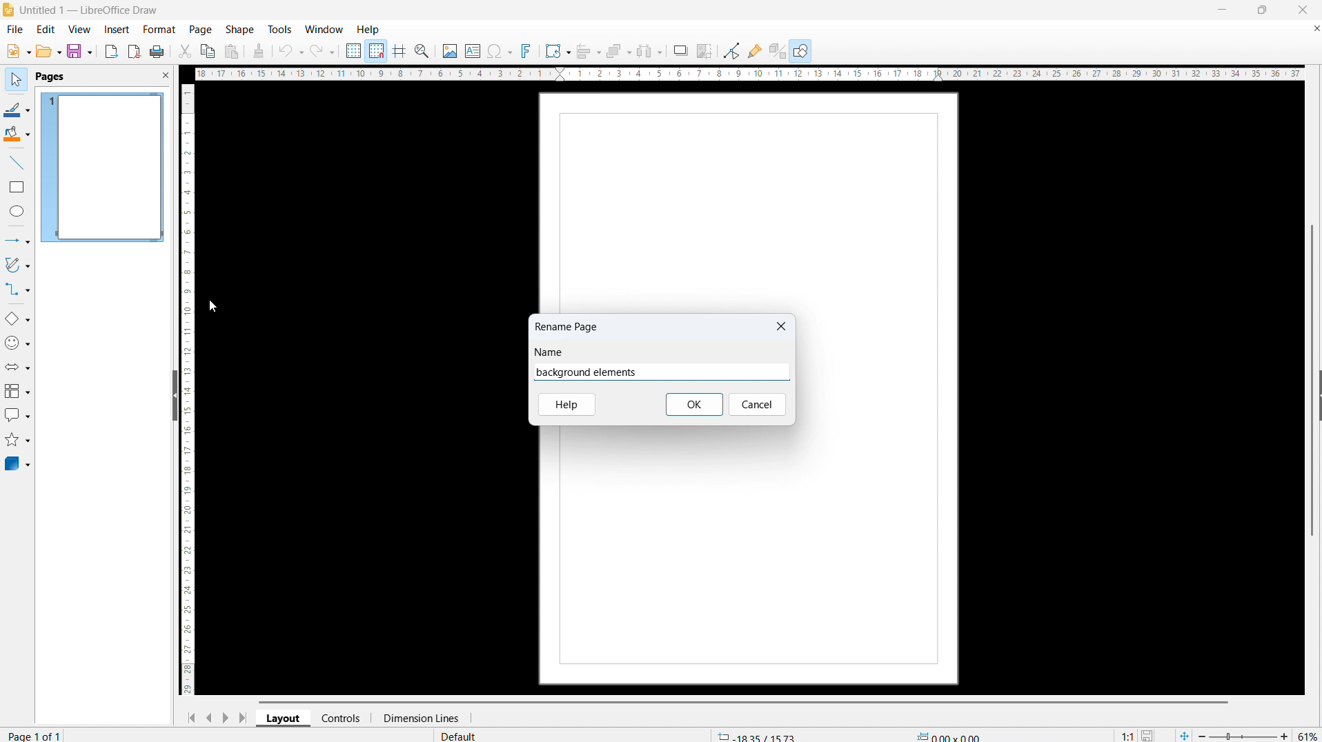 Image resolution: width=1322 pixels, height=742 pixels. Describe the element at coordinates (175, 397) in the screenshot. I see `hide pane` at that location.